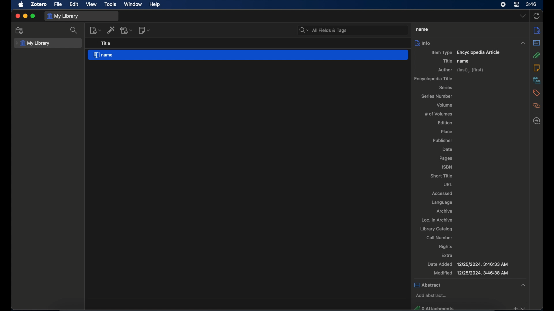 This screenshot has height=311, width=554. Describe the element at coordinates (442, 193) in the screenshot. I see `accessed` at that location.